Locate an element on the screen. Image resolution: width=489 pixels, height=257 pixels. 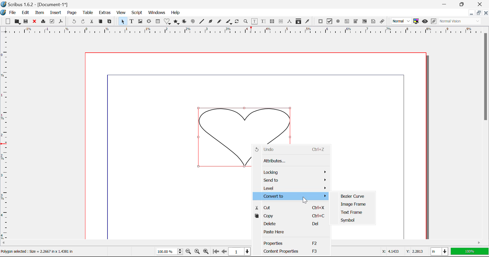
X: 41433 is located at coordinates (390, 251).